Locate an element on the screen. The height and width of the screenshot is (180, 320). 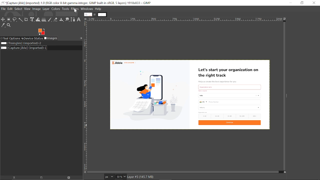
Unified transform tool is located at coordinates (32, 20).